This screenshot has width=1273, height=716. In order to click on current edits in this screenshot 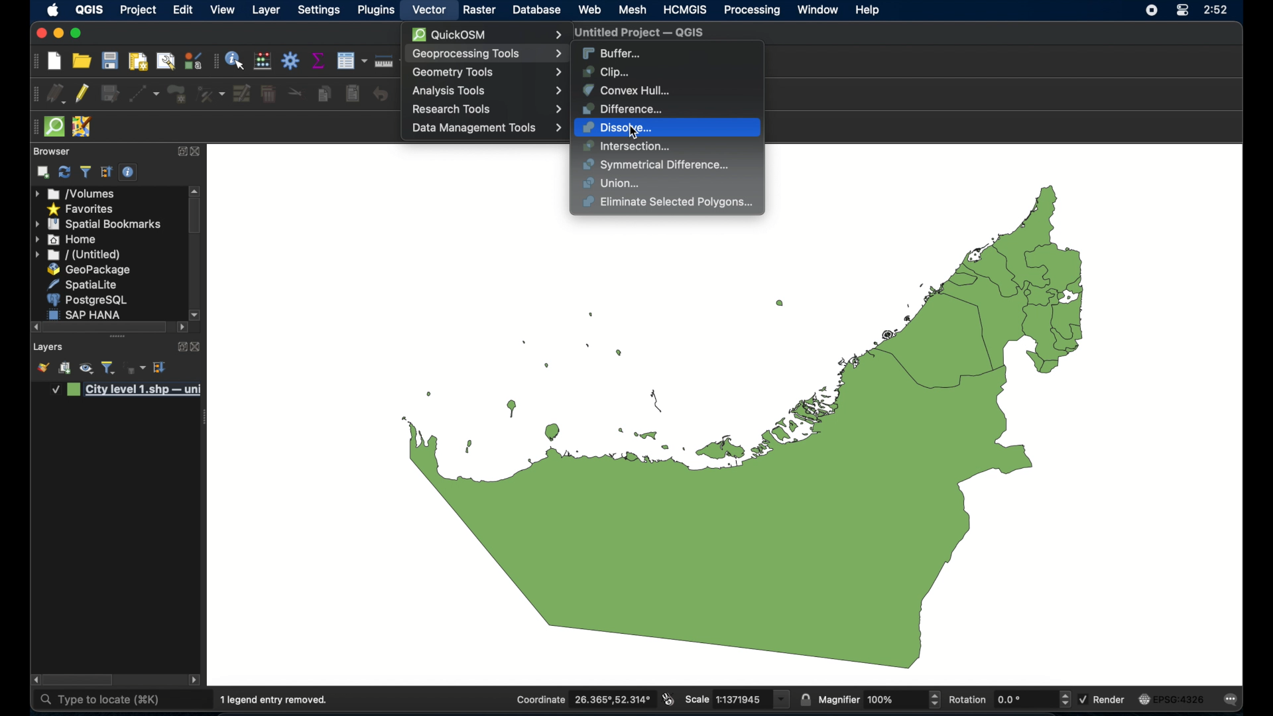, I will do `click(56, 93)`.